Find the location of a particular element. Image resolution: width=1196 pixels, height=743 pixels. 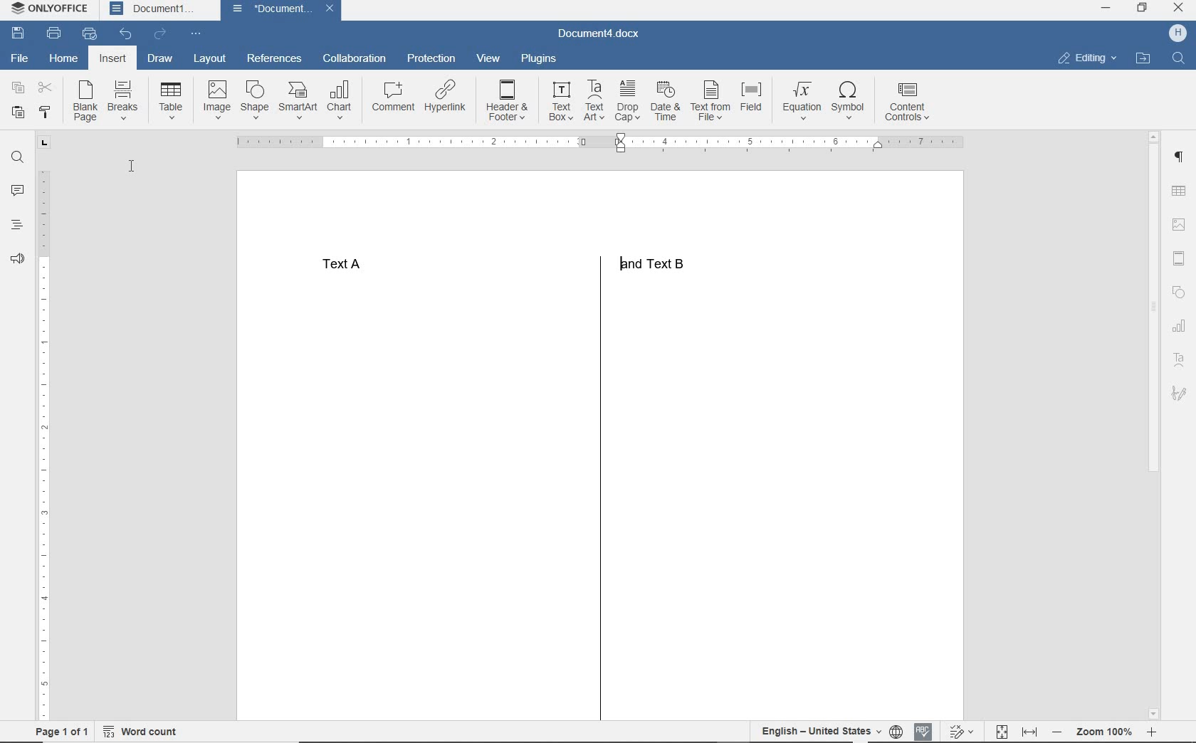

text cursor is located at coordinates (137, 170).